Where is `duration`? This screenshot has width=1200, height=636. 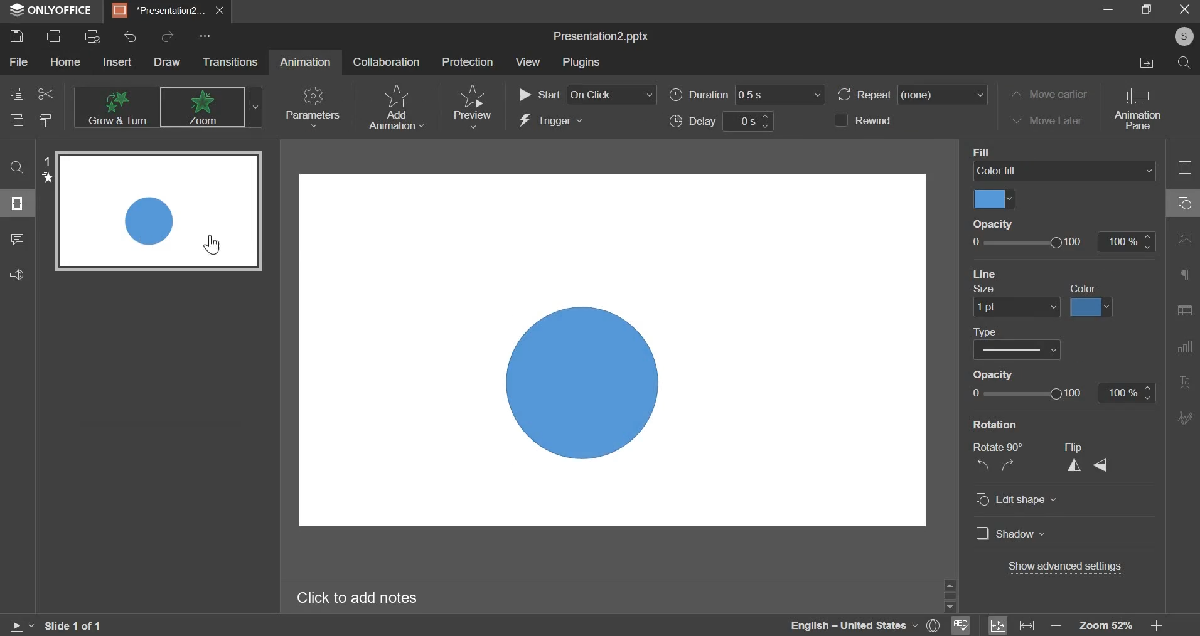
duration is located at coordinates (747, 95).